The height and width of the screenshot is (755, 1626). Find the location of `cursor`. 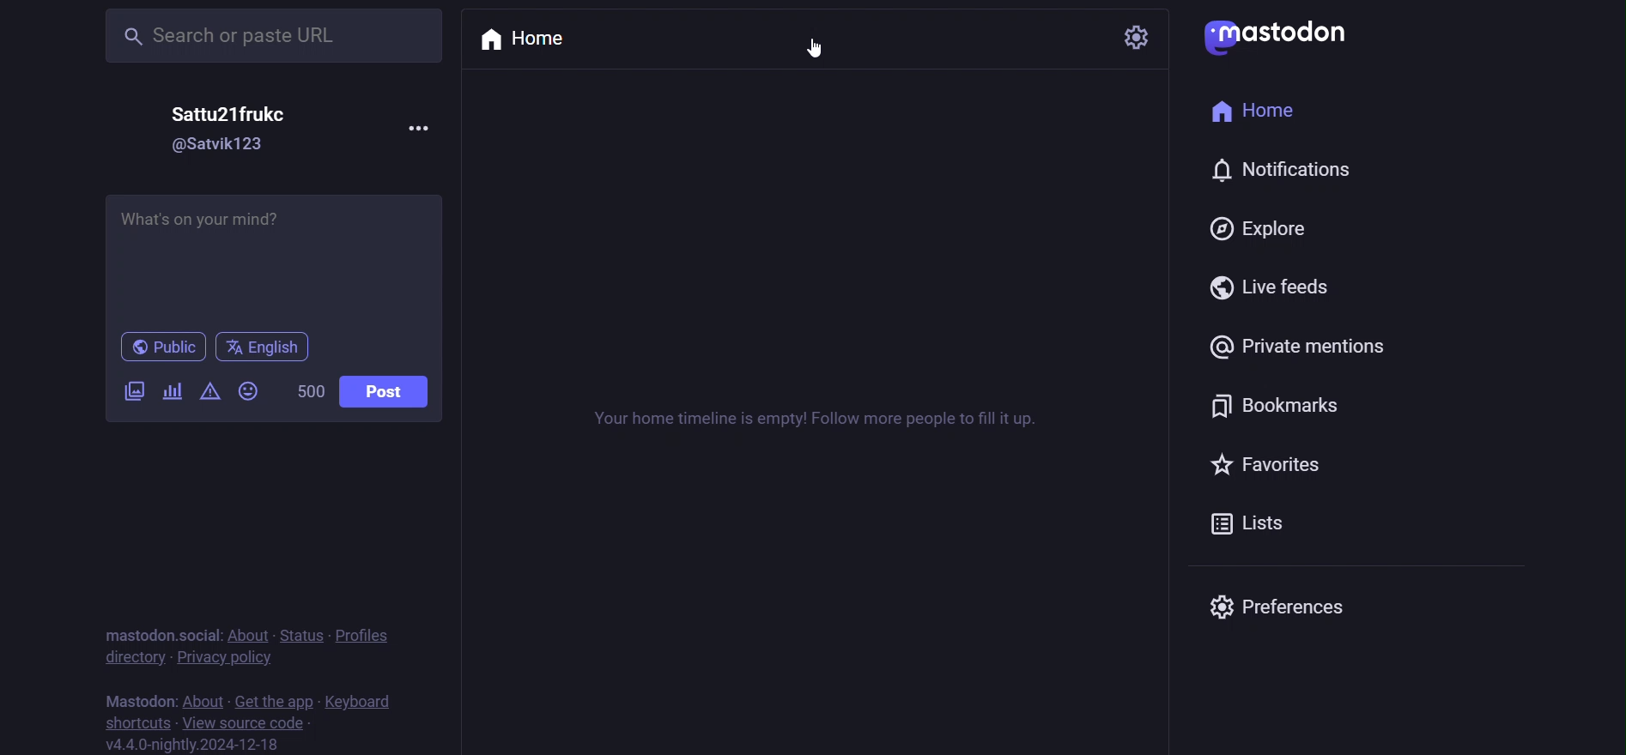

cursor is located at coordinates (819, 49).